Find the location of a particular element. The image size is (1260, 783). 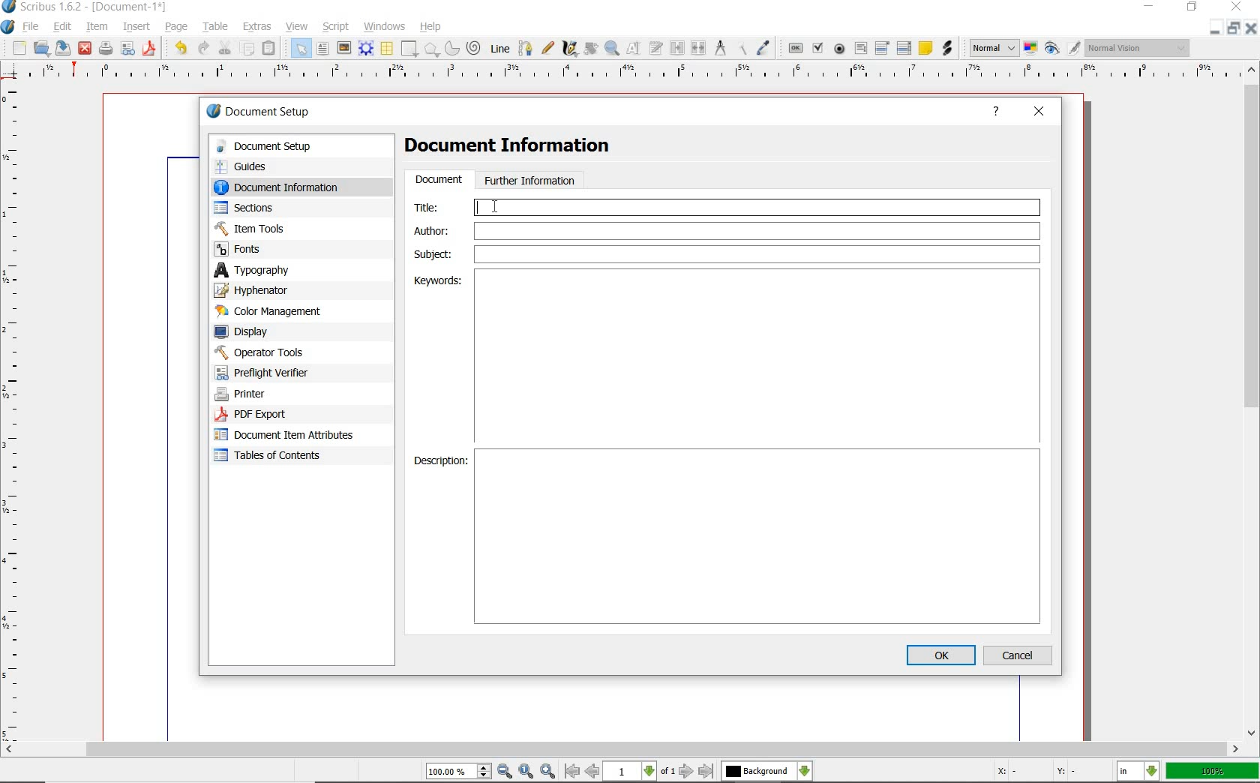

windows is located at coordinates (385, 27).